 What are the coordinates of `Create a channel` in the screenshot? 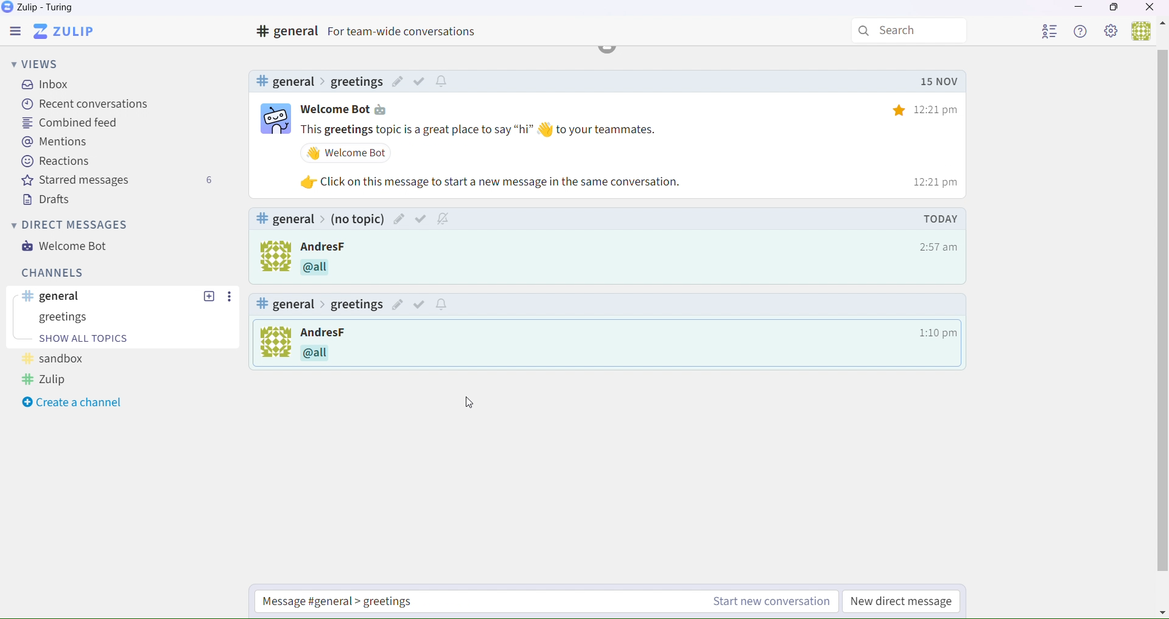 It's located at (75, 403).